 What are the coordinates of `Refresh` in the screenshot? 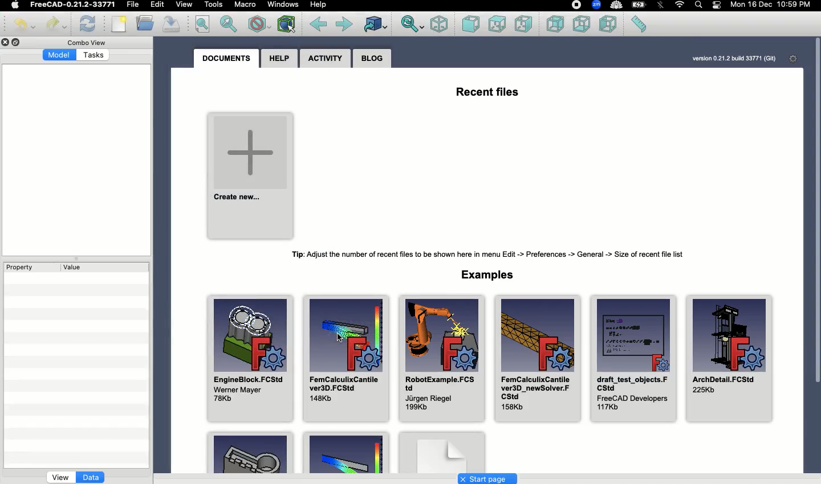 It's located at (87, 24).